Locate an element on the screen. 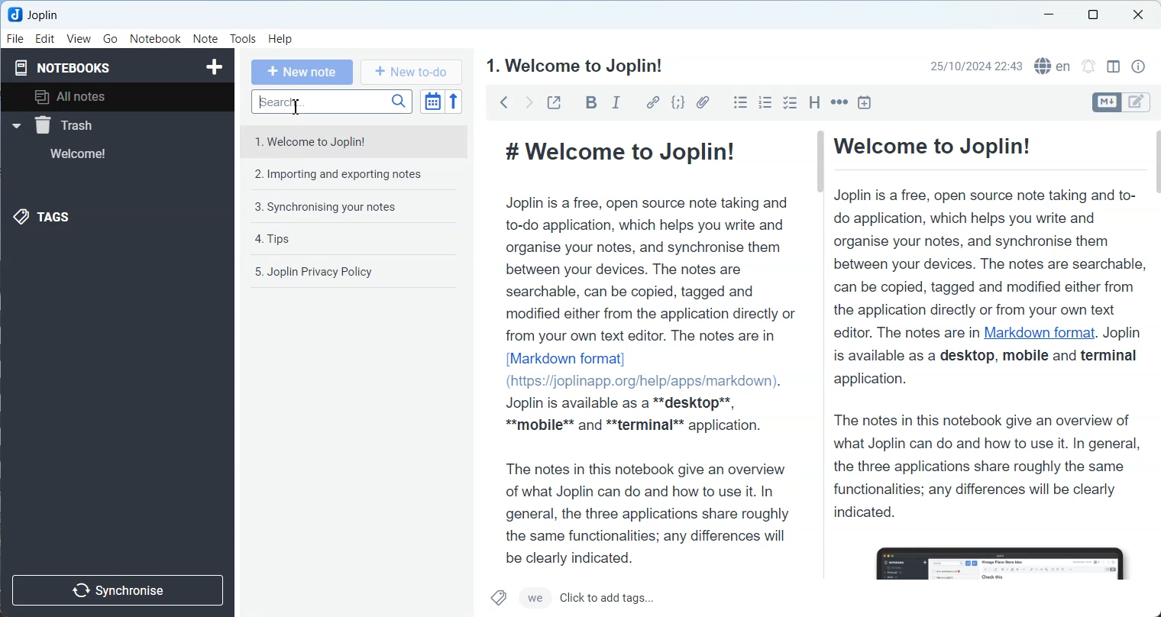 This screenshot has height=617, width=1161. Toggle editor layout is located at coordinates (1113, 66).